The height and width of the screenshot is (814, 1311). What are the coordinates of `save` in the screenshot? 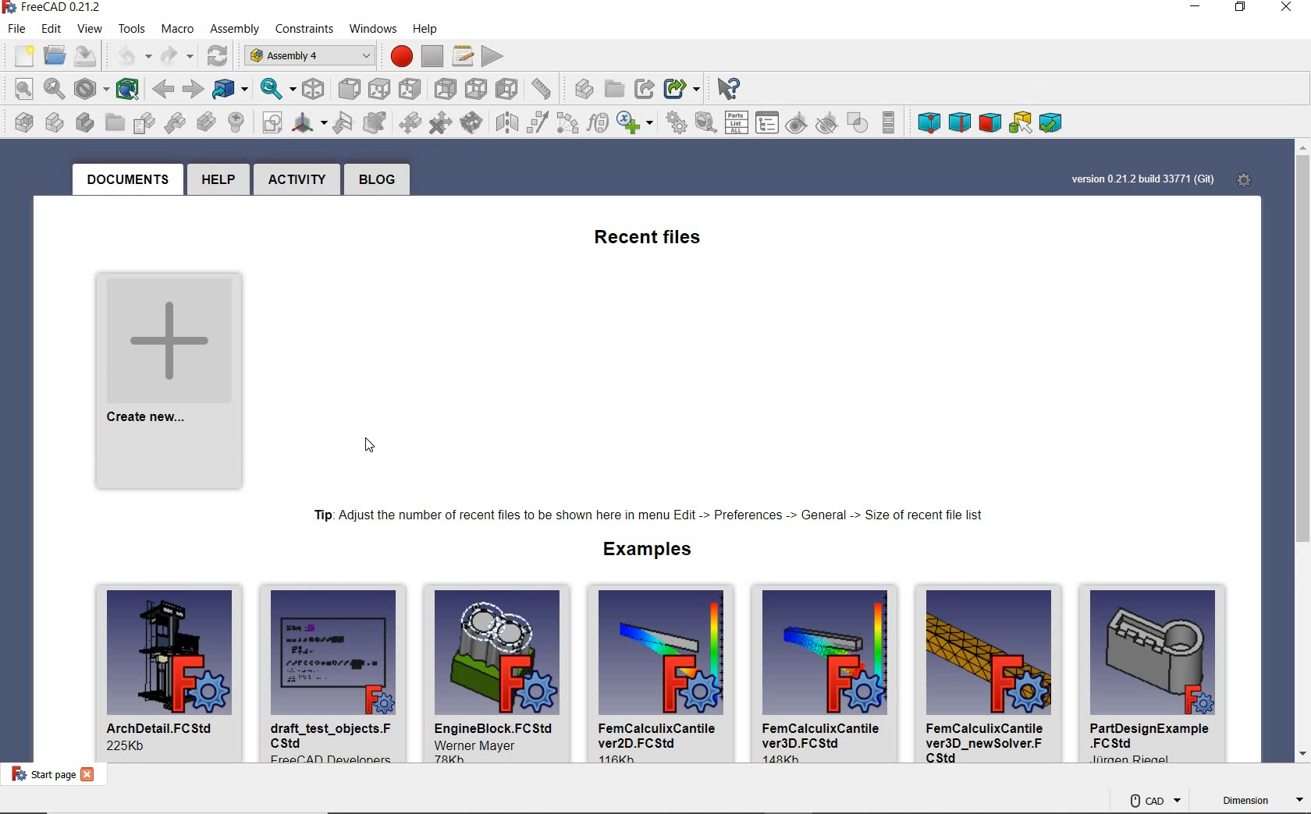 It's located at (85, 57).